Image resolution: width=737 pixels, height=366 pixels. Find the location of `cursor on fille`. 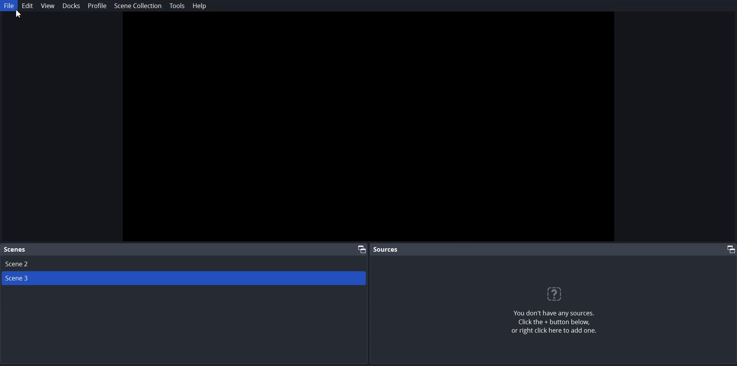

cursor on fille is located at coordinates (22, 15).